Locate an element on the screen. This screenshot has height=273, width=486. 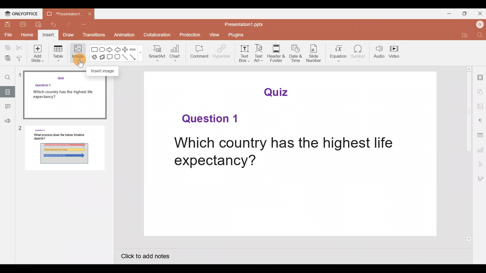
Insert is located at coordinates (49, 35).